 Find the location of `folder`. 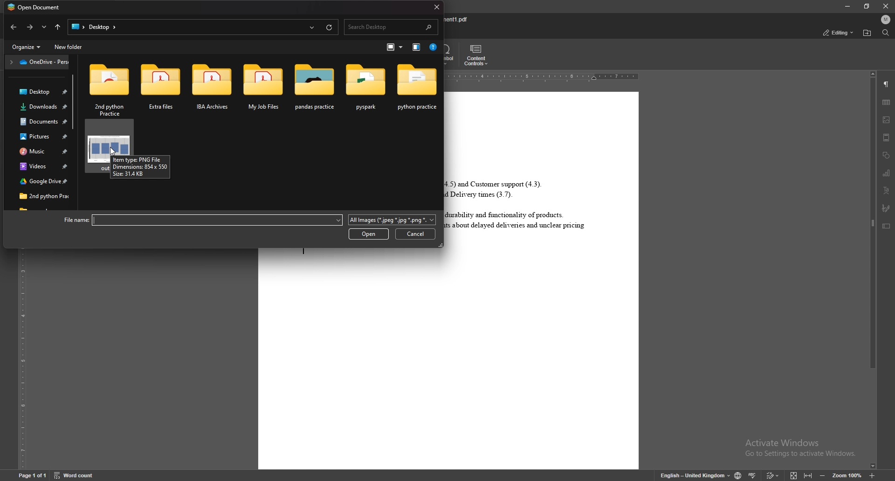

folder is located at coordinates (37, 165).